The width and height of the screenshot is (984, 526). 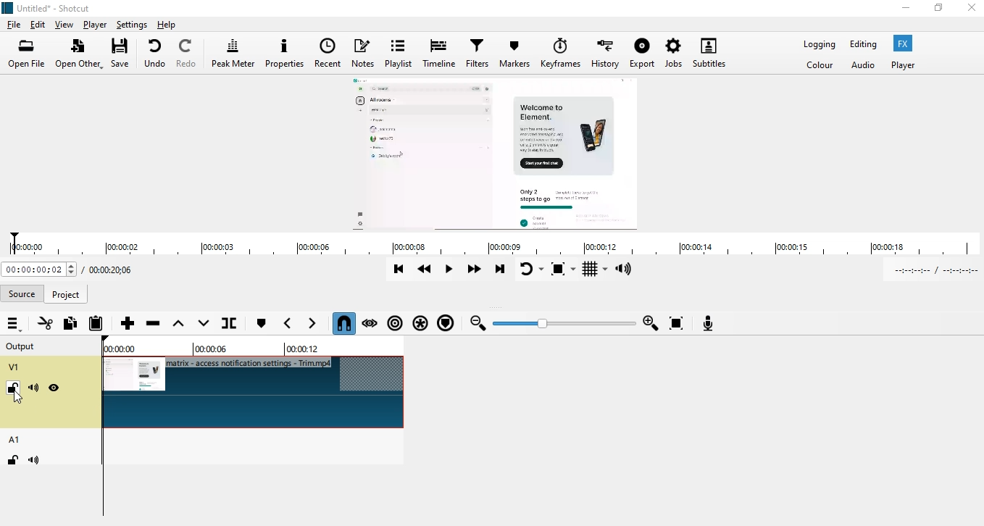 I want to click on project, so click(x=66, y=294).